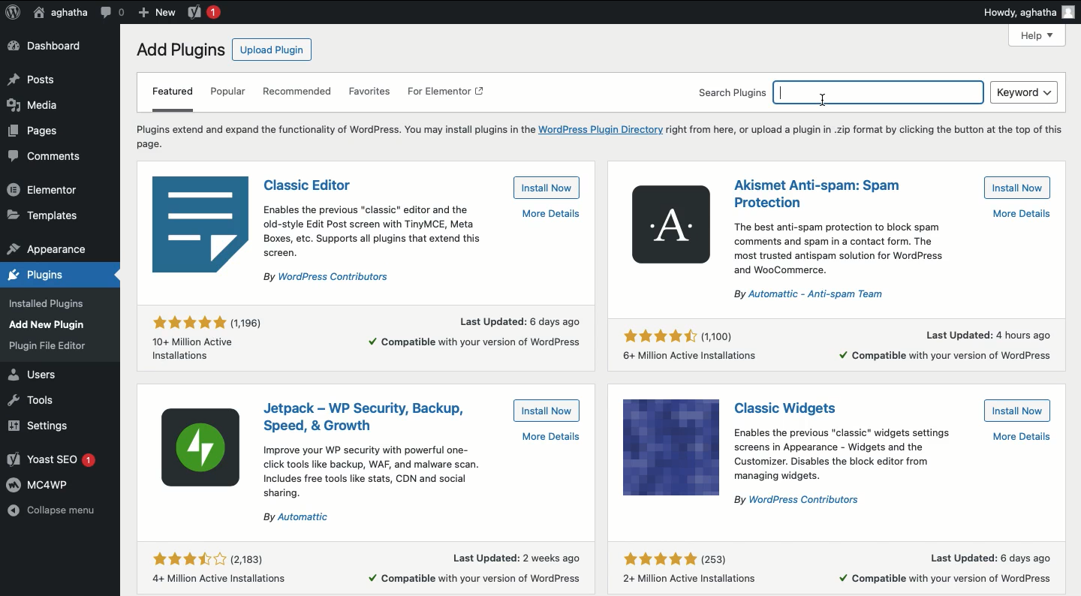 This screenshot has width=1081, height=596. I want to click on For elementor, so click(447, 94).